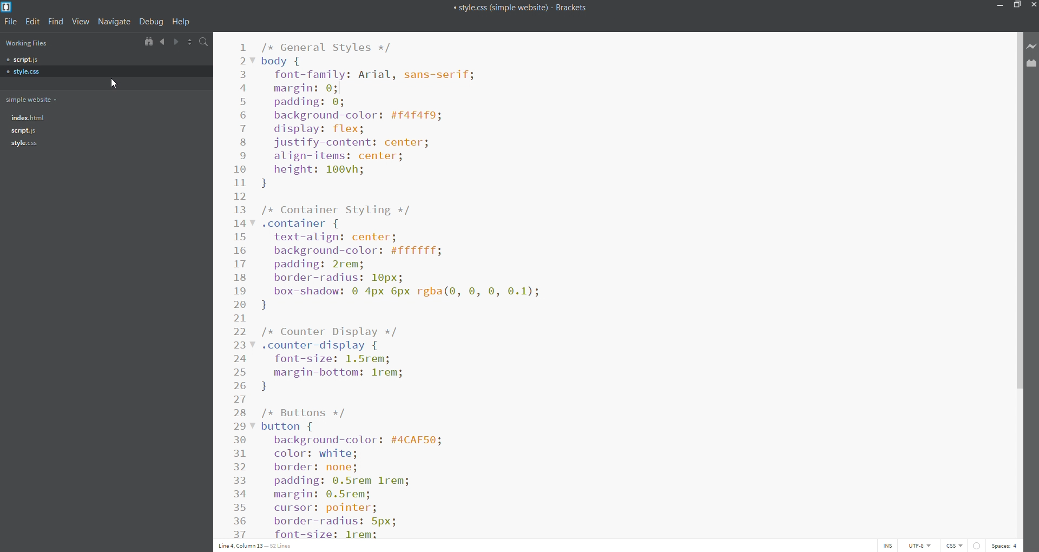  What do you see at coordinates (34, 22) in the screenshot?
I see `edit` at bounding box center [34, 22].